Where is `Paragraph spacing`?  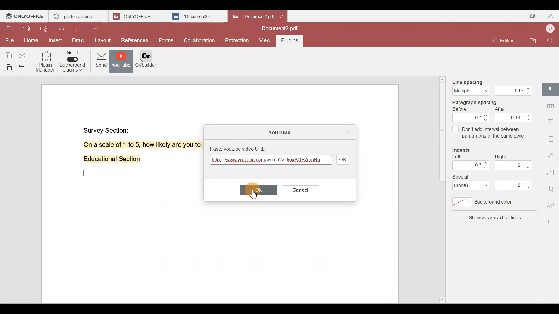 Paragraph spacing is located at coordinates (480, 101).